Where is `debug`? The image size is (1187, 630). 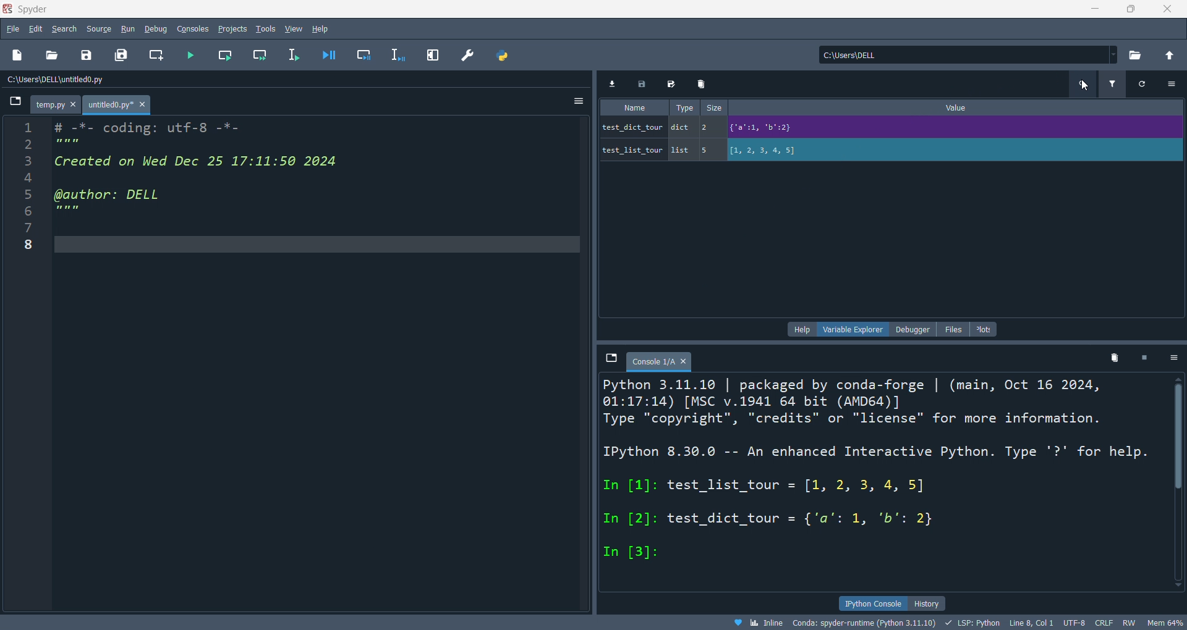 debug is located at coordinates (156, 28).